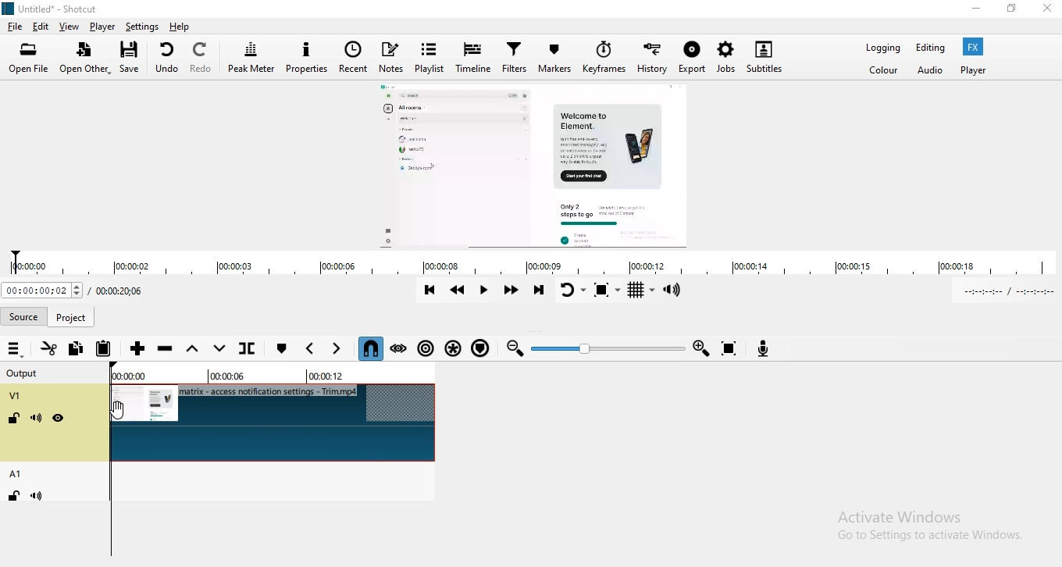  I want to click on Toggle player looping , so click(573, 293).